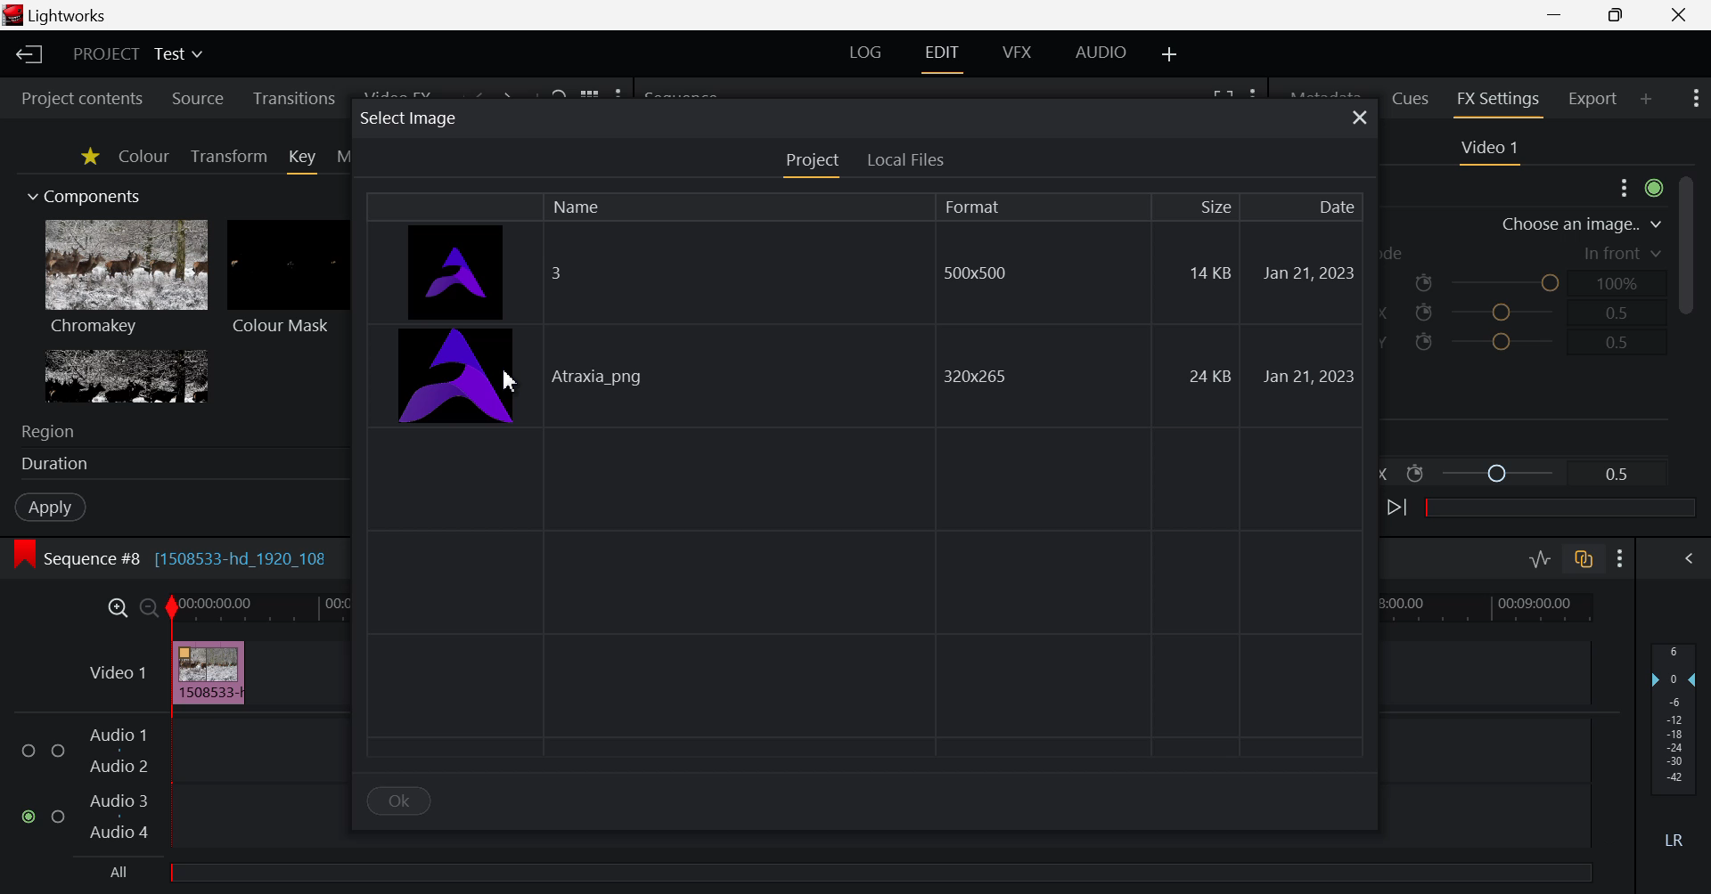  Describe the element at coordinates (457, 271) in the screenshot. I see `image` at that location.